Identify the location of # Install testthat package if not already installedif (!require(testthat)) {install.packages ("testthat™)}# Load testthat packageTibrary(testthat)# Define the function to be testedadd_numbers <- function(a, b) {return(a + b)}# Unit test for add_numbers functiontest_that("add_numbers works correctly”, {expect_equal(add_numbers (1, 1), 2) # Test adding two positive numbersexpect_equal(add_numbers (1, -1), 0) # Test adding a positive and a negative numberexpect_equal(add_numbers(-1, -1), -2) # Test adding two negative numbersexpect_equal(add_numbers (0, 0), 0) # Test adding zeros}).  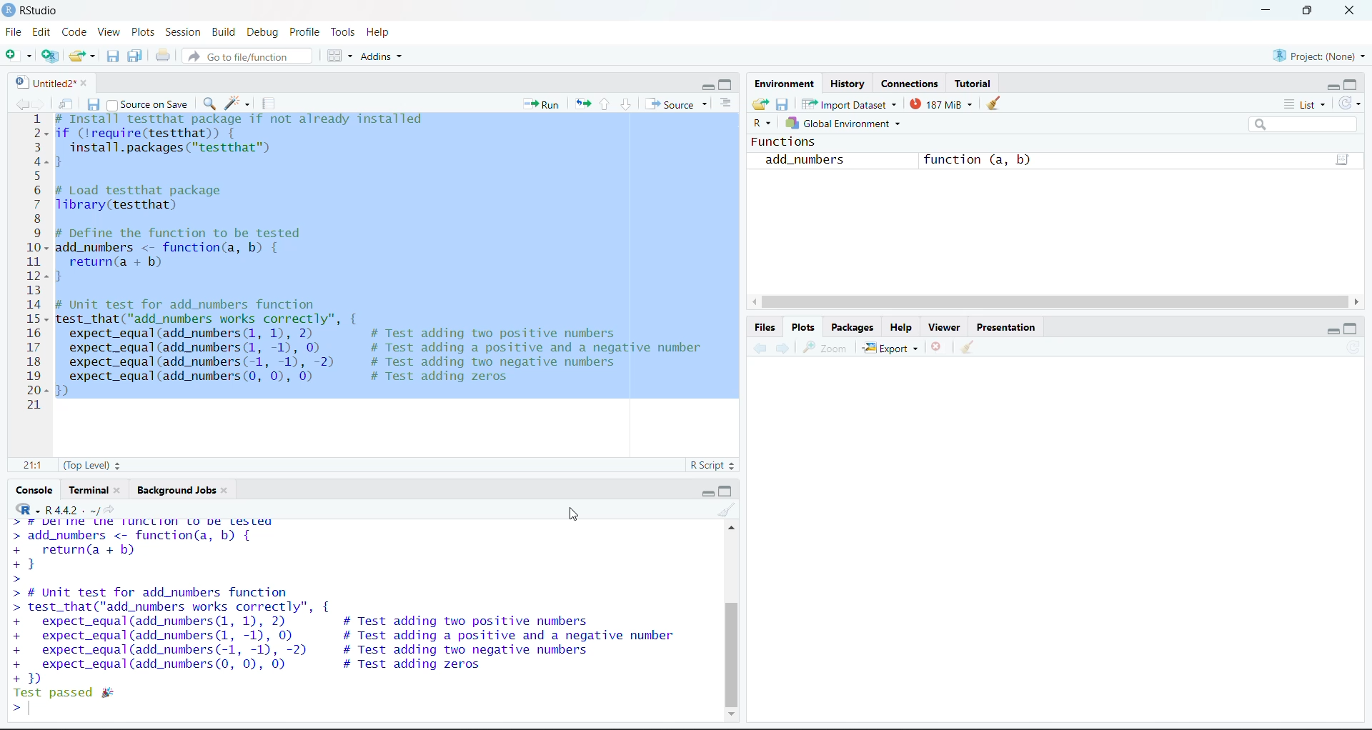
(390, 256).